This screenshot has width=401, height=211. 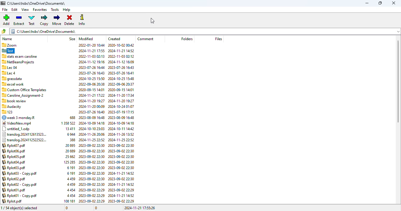 What do you see at coordinates (71, 190) in the screenshot?
I see `4 454` at bounding box center [71, 190].